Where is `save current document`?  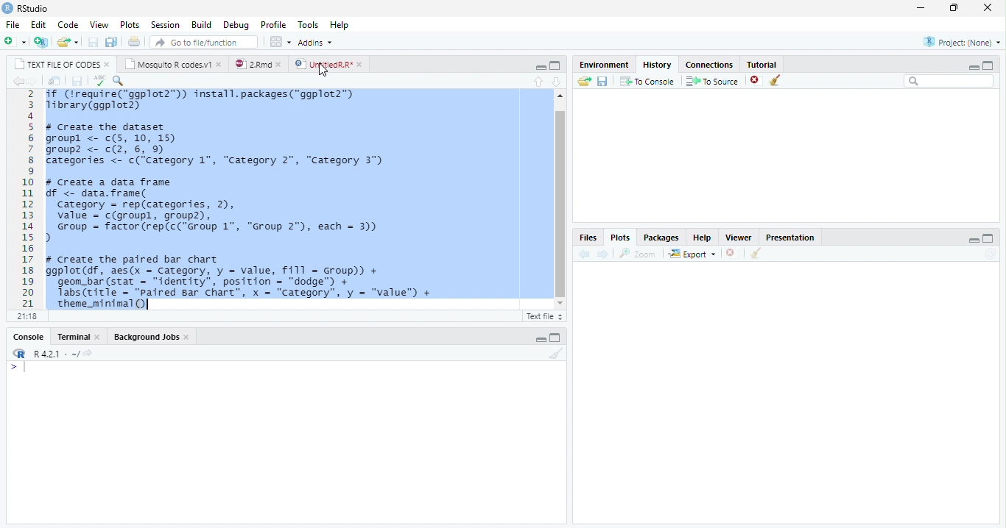
save current document is located at coordinates (93, 42).